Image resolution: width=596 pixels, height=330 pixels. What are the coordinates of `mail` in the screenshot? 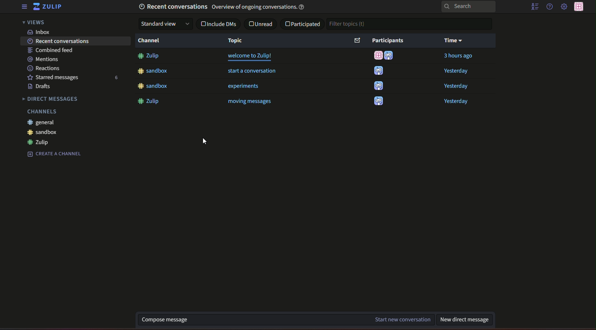 It's located at (356, 40).